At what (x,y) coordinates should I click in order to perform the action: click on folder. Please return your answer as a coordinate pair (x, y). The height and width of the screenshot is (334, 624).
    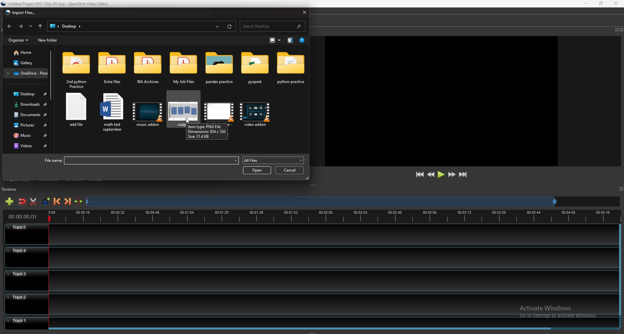
    Looking at the image, I should click on (221, 68).